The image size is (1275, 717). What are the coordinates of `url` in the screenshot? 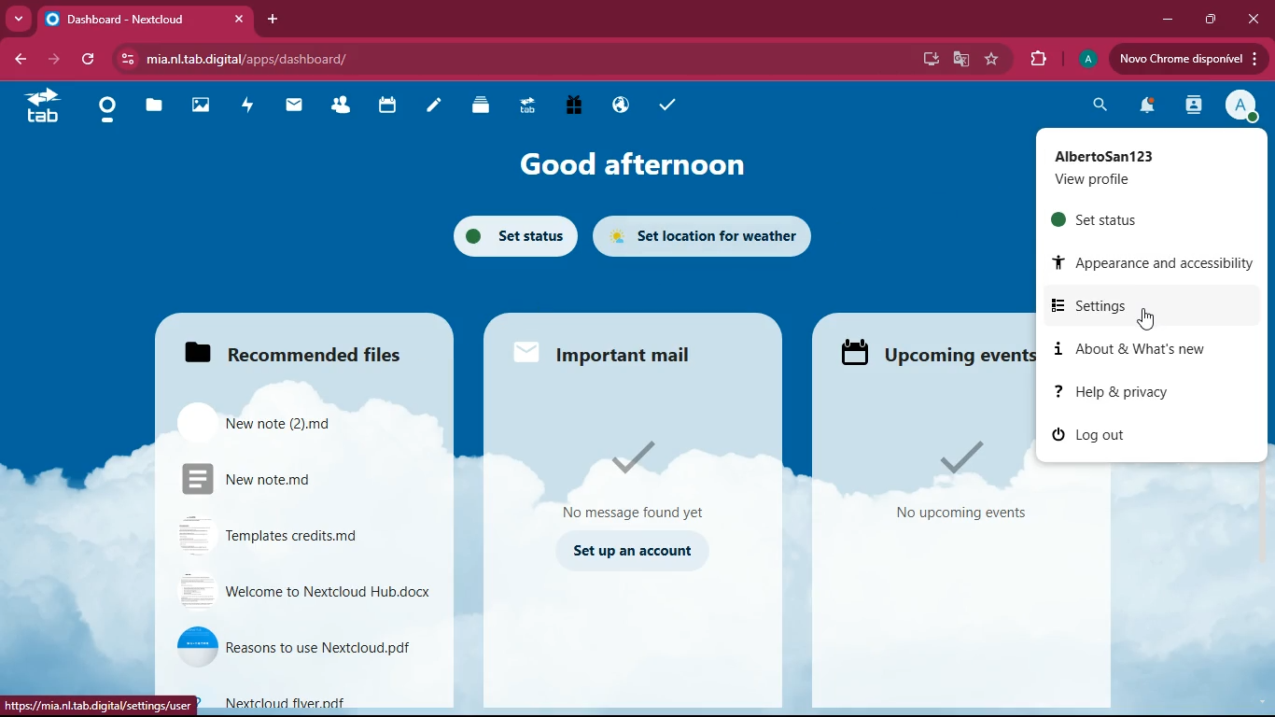 It's located at (326, 59).